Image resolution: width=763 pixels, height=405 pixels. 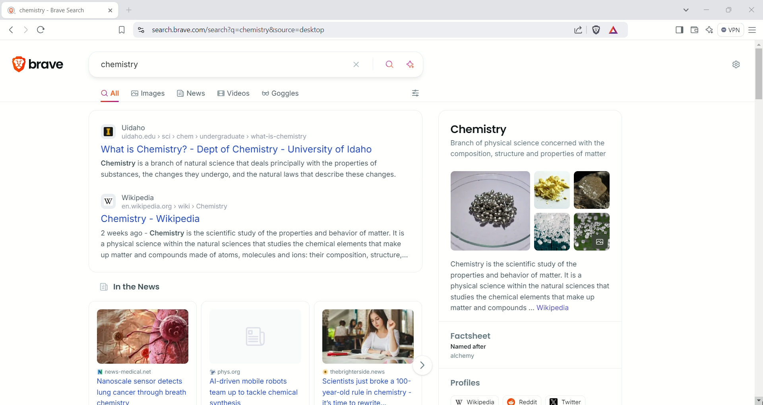 I want to click on thebrighterside.news scientists just broke a 100-year-old rule in chemistry - it's time to rewrite, so click(x=370, y=387).